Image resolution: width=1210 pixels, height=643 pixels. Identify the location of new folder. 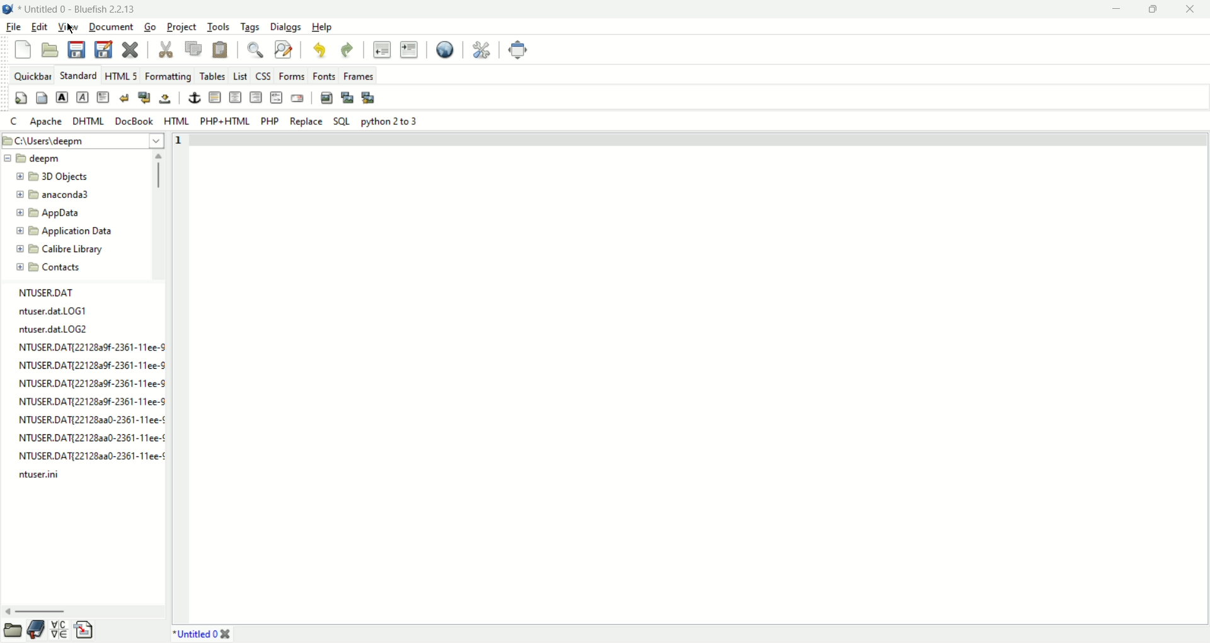
(60, 264).